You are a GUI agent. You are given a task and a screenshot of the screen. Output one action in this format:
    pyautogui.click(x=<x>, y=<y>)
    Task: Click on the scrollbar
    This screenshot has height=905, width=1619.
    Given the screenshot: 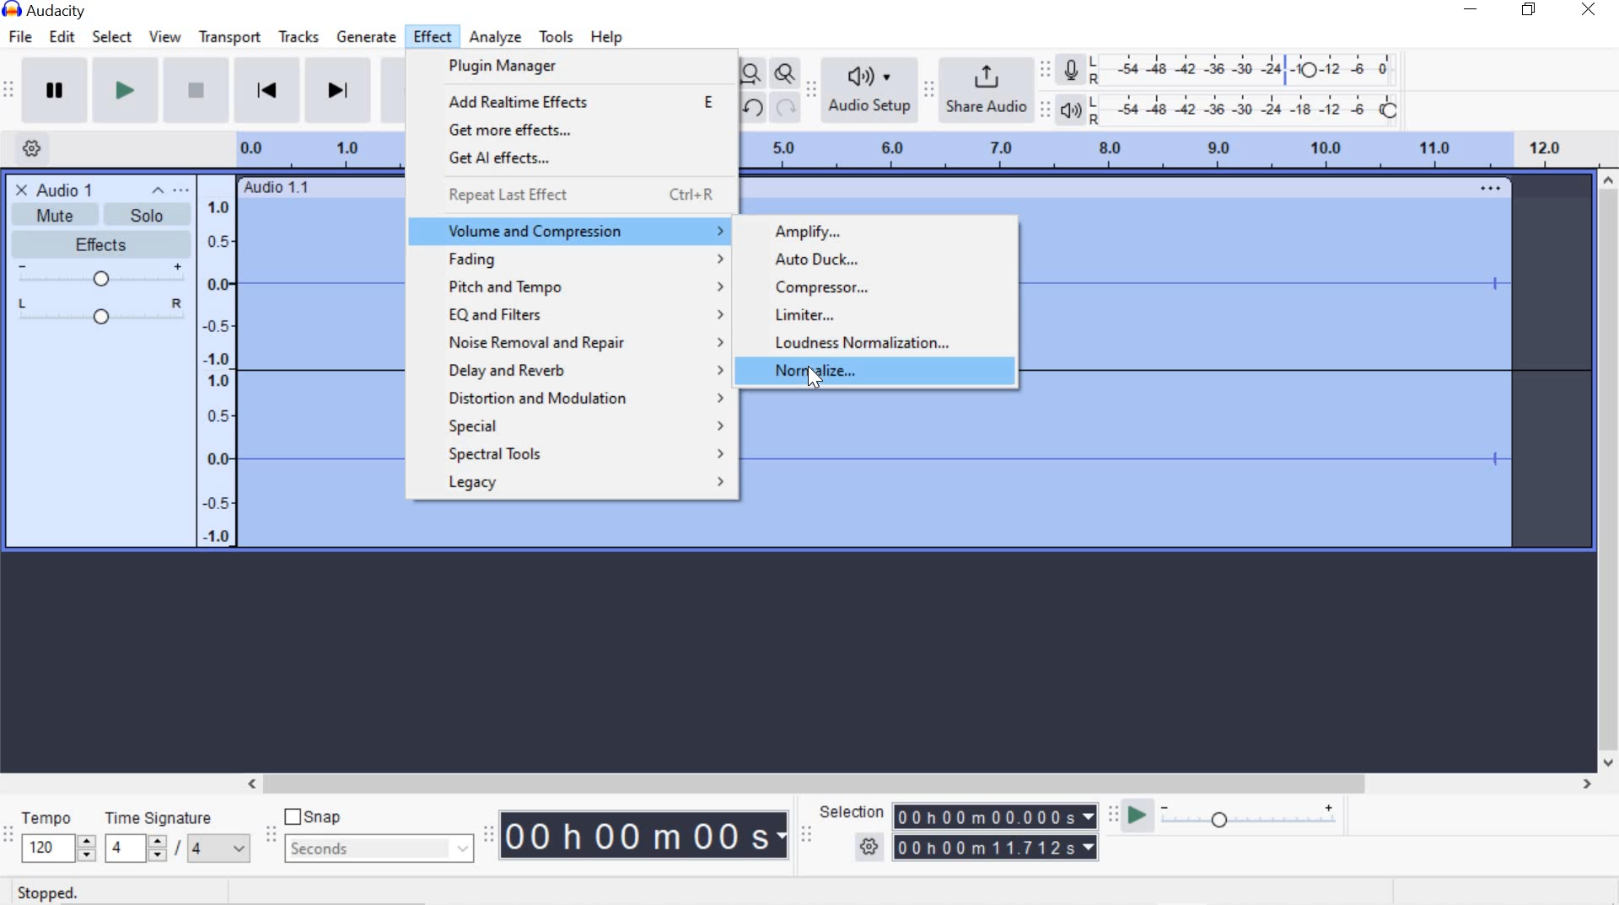 What is the action you would take?
    pyautogui.click(x=917, y=782)
    